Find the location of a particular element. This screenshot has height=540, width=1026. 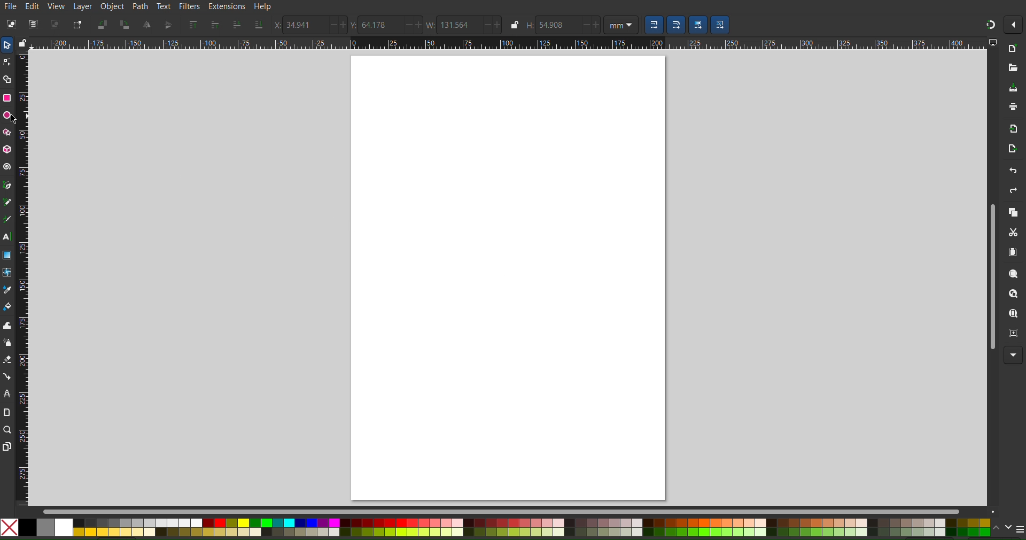

Selection Setting is located at coordinates (720, 25).